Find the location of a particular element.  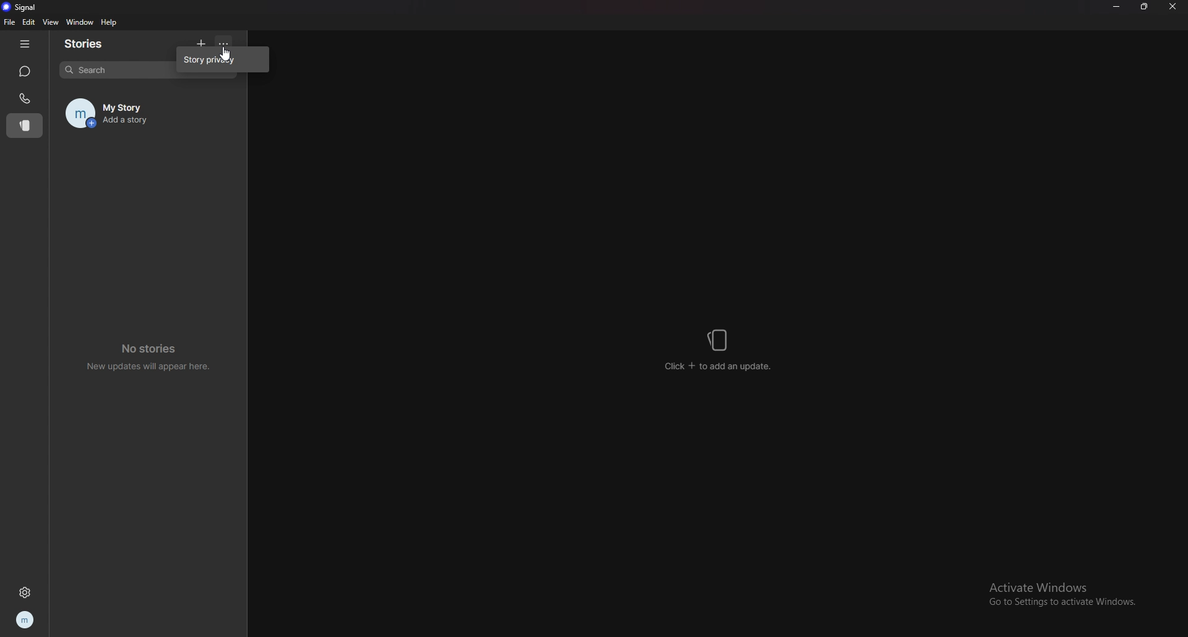

story privacy is located at coordinates (222, 59).